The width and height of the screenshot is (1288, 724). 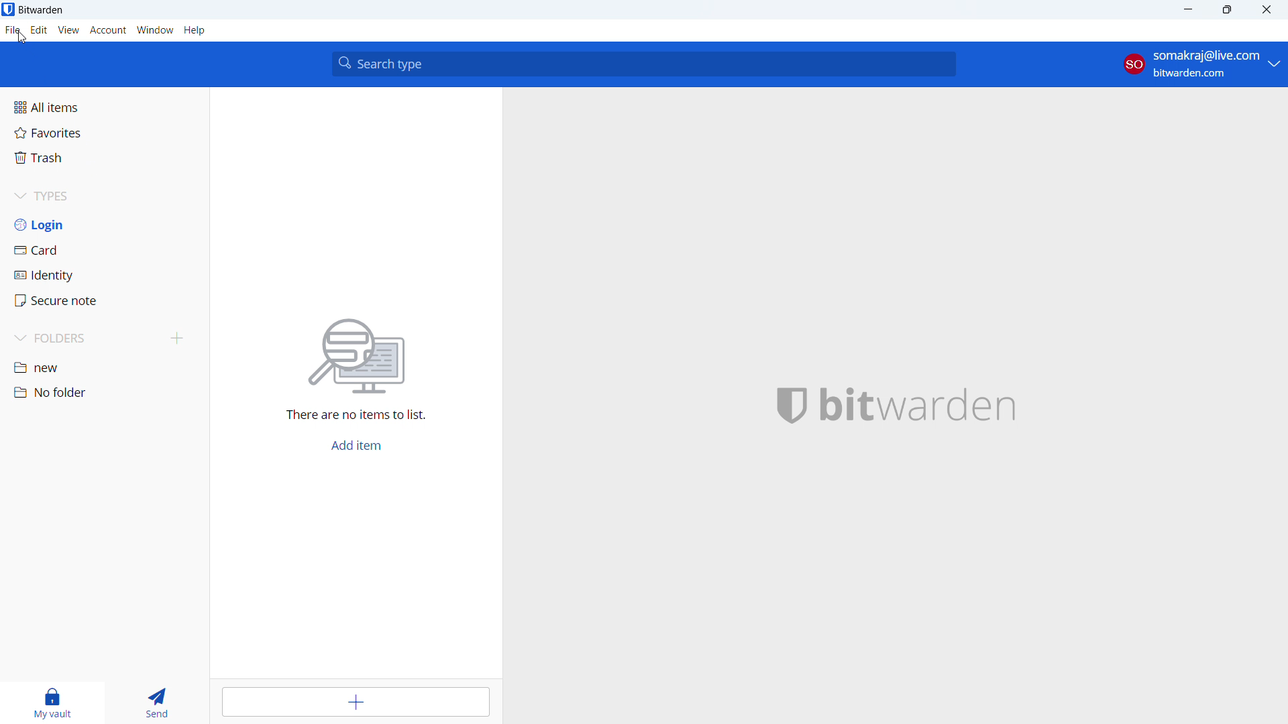 I want to click on secure note, so click(x=105, y=301).